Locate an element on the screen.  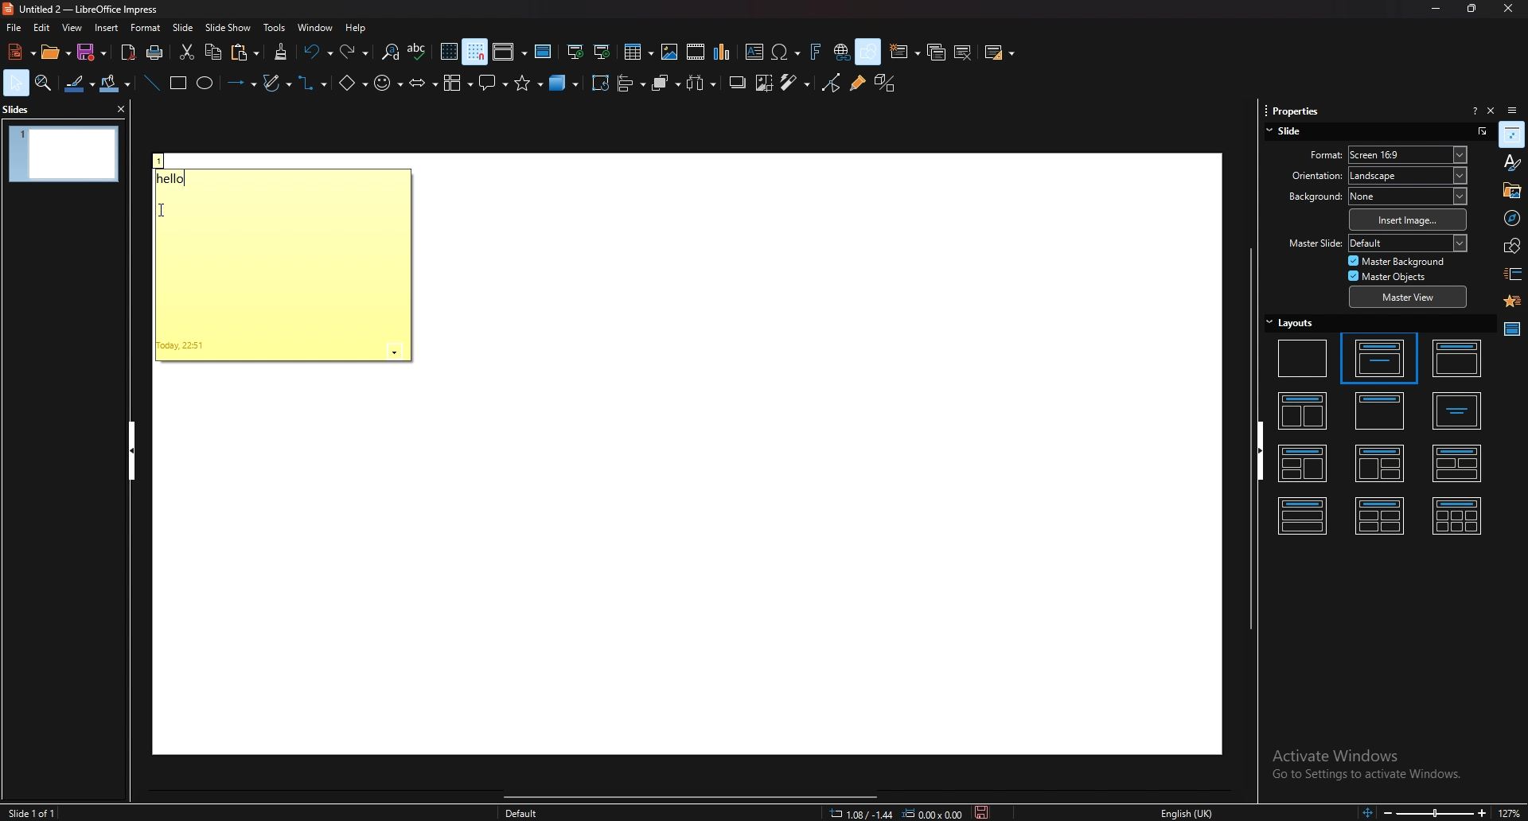
Master Slide is located at coordinates (1313, 243).